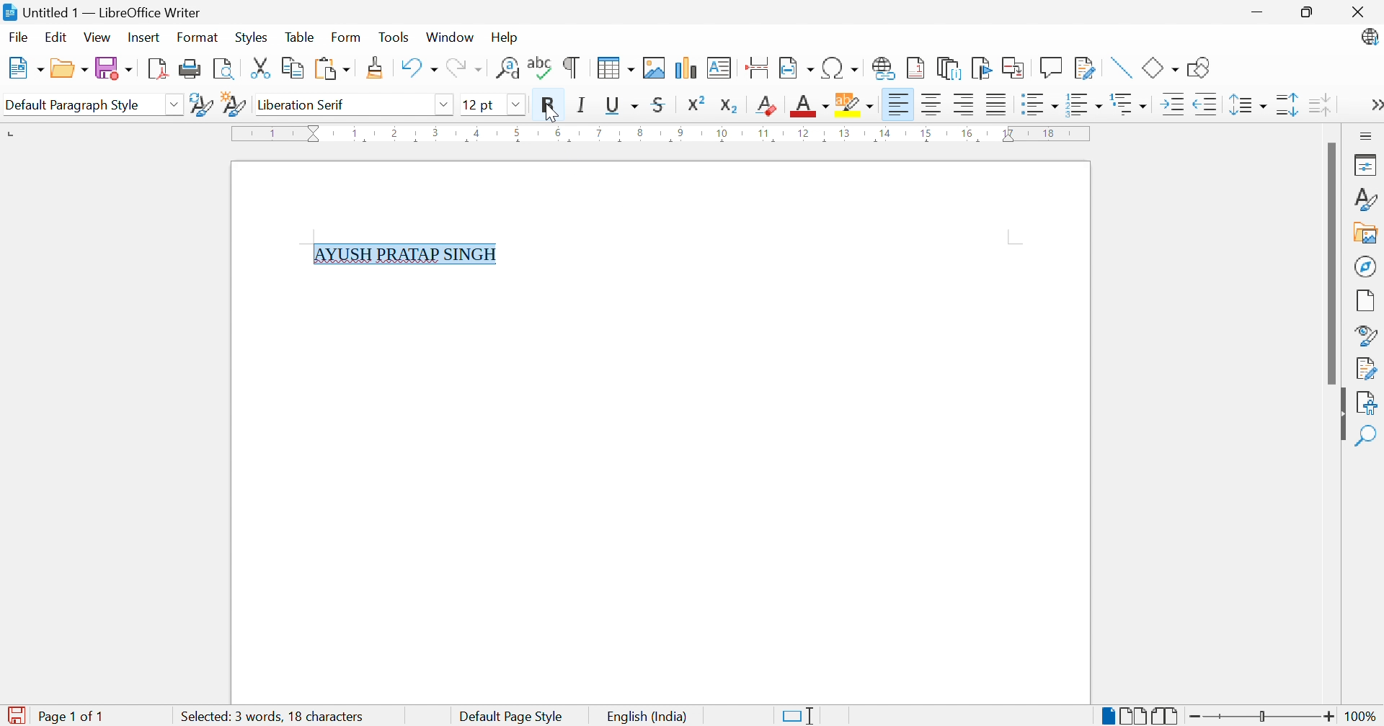 The width and height of the screenshot is (1384, 726). Describe the element at coordinates (1318, 103) in the screenshot. I see `Decrease Paragraph Spacing` at that location.